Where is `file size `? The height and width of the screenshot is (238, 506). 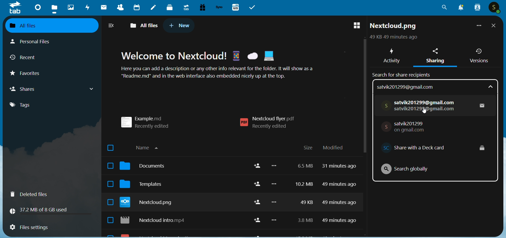
file size  is located at coordinates (303, 195).